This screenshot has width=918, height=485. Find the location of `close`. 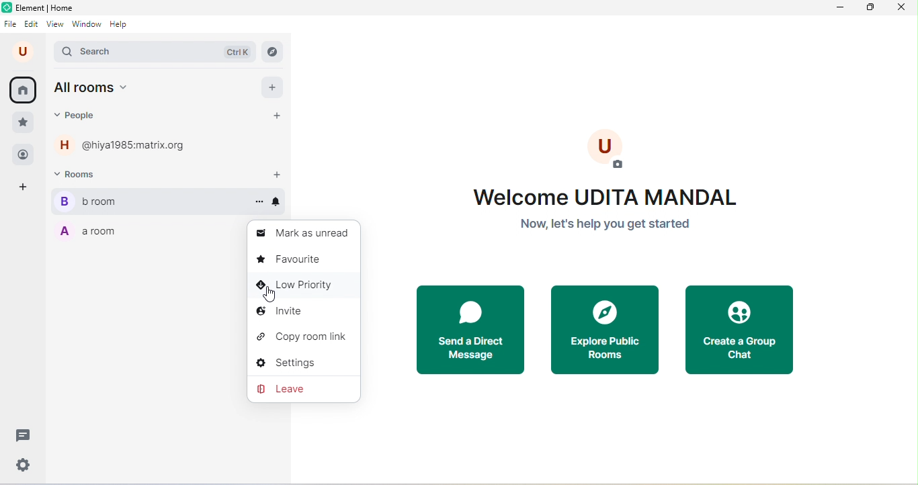

close is located at coordinates (901, 7).